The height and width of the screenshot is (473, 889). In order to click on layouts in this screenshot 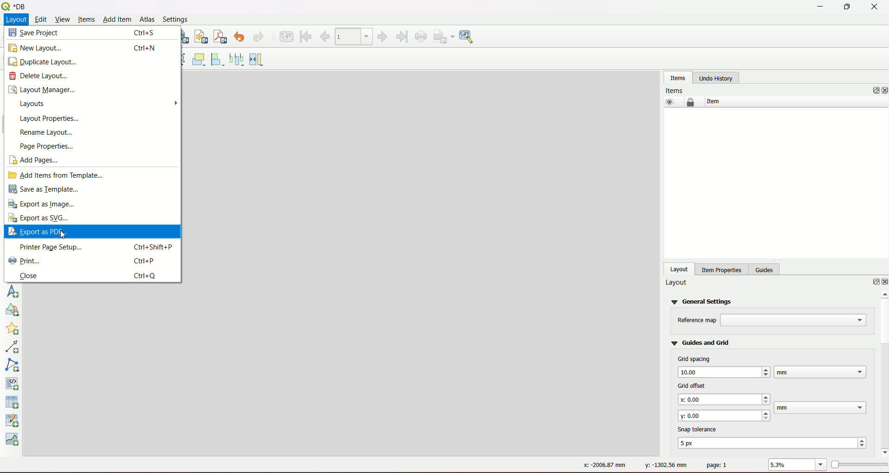, I will do `click(34, 105)`.